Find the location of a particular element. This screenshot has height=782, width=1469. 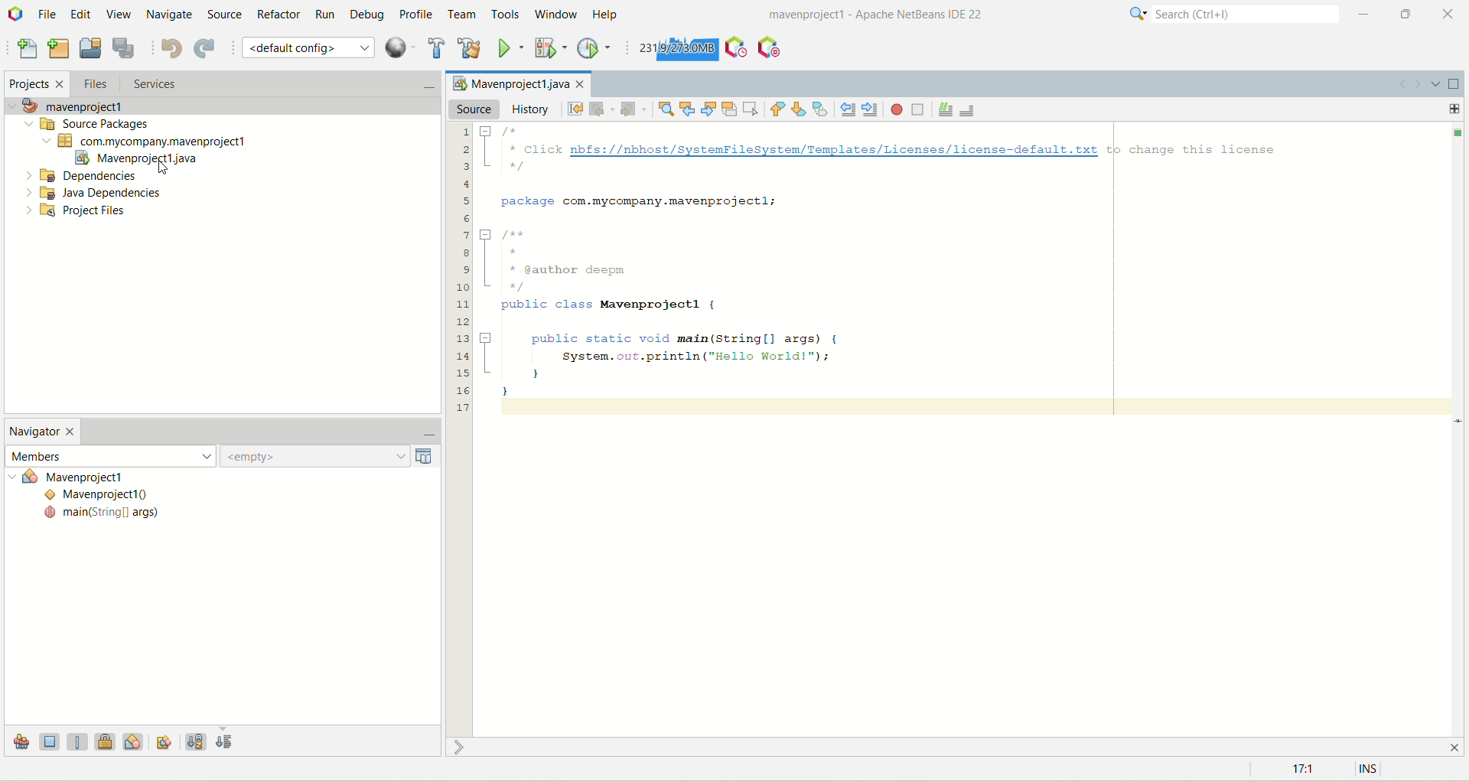

toggle bookmark is located at coordinates (822, 109).